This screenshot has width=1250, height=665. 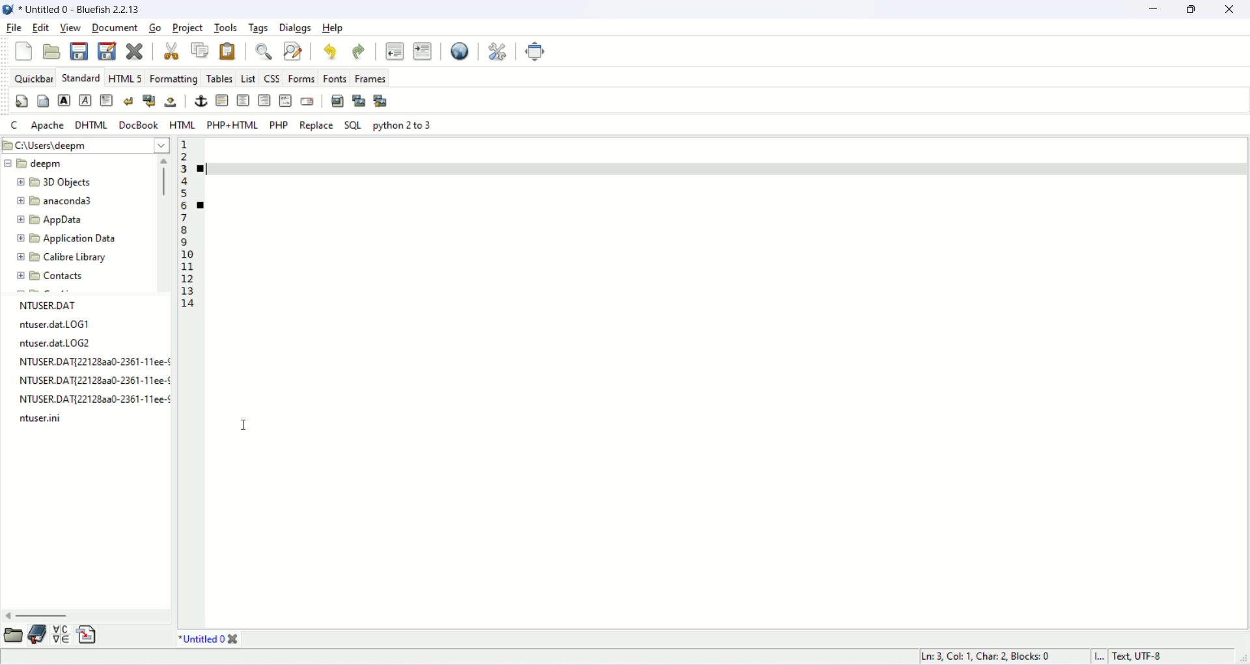 I want to click on PHP+HTML, so click(x=232, y=124).